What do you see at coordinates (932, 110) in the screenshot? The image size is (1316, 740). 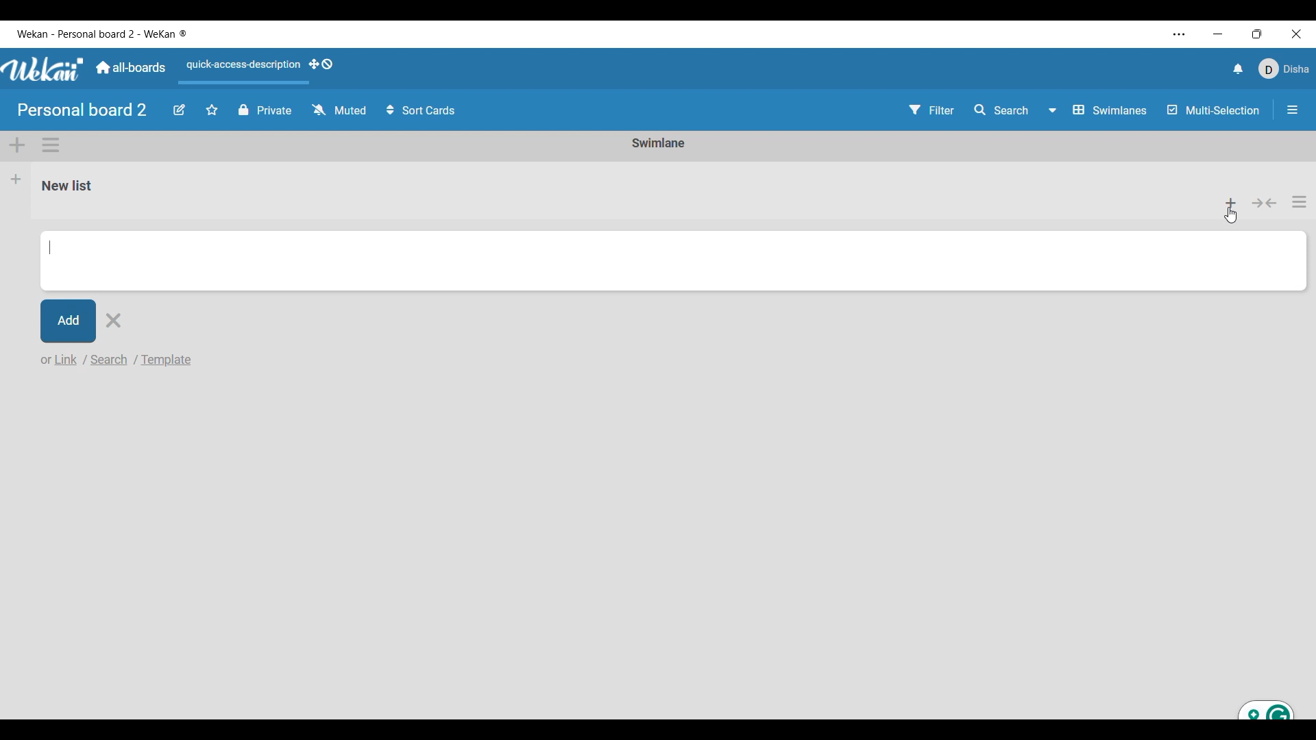 I see `Filter` at bounding box center [932, 110].